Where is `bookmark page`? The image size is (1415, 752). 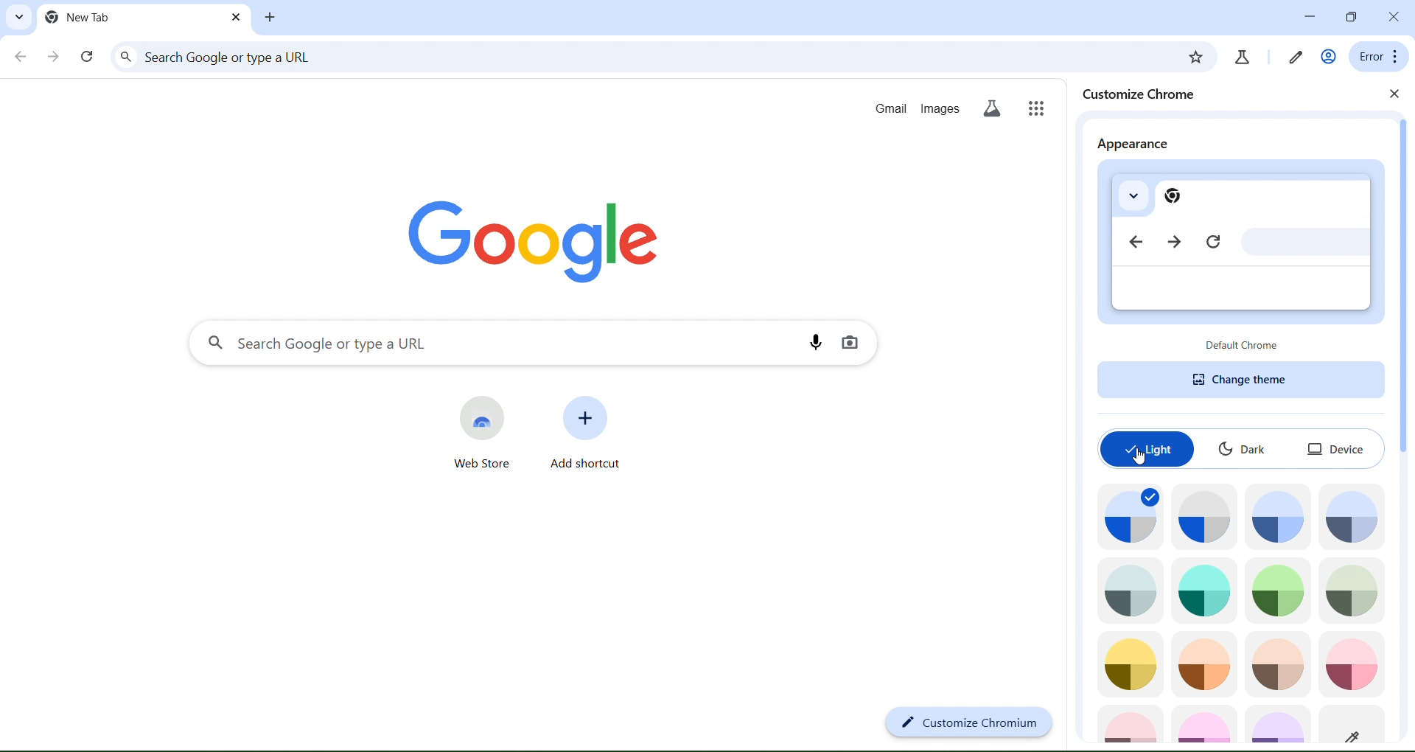
bookmark page is located at coordinates (1242, 58).